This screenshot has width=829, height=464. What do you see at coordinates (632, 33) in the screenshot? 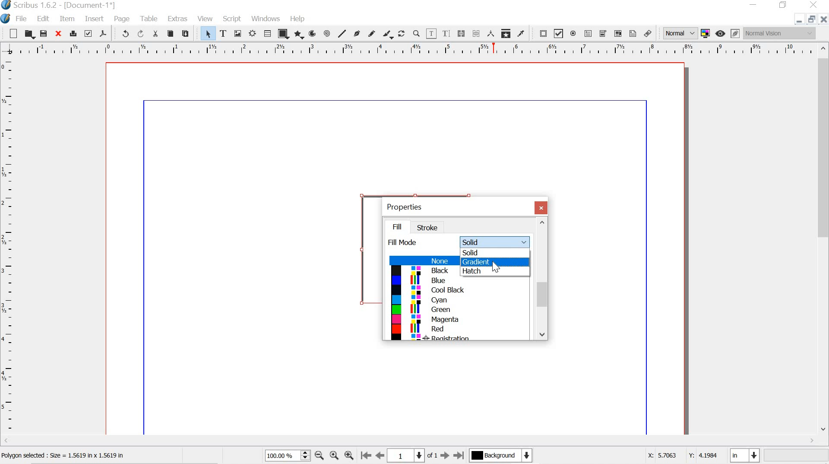
I see `text annotation` at bounding box center [632, 33].